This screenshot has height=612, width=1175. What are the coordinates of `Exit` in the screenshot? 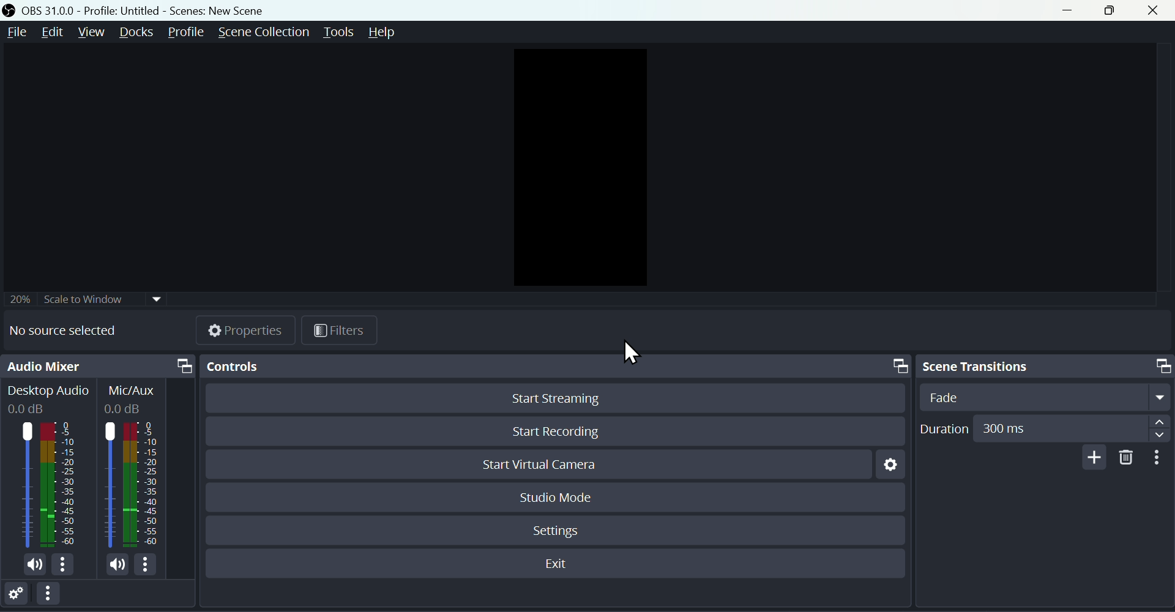 It's located at (561, 564).